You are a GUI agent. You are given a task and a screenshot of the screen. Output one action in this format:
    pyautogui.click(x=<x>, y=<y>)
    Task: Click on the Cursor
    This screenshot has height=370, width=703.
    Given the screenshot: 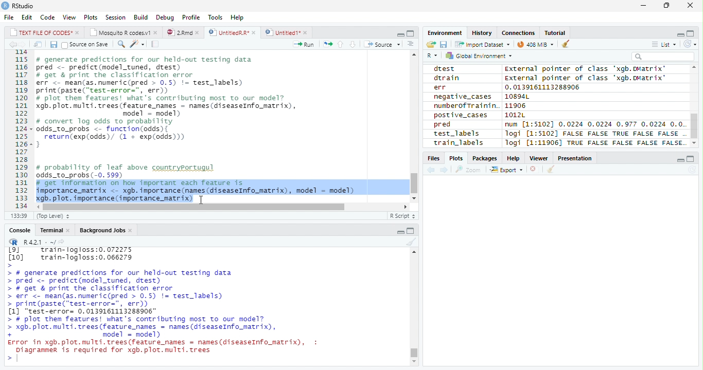 What is the action you would take?
    pyautogui.click(x=202, y=197)
    